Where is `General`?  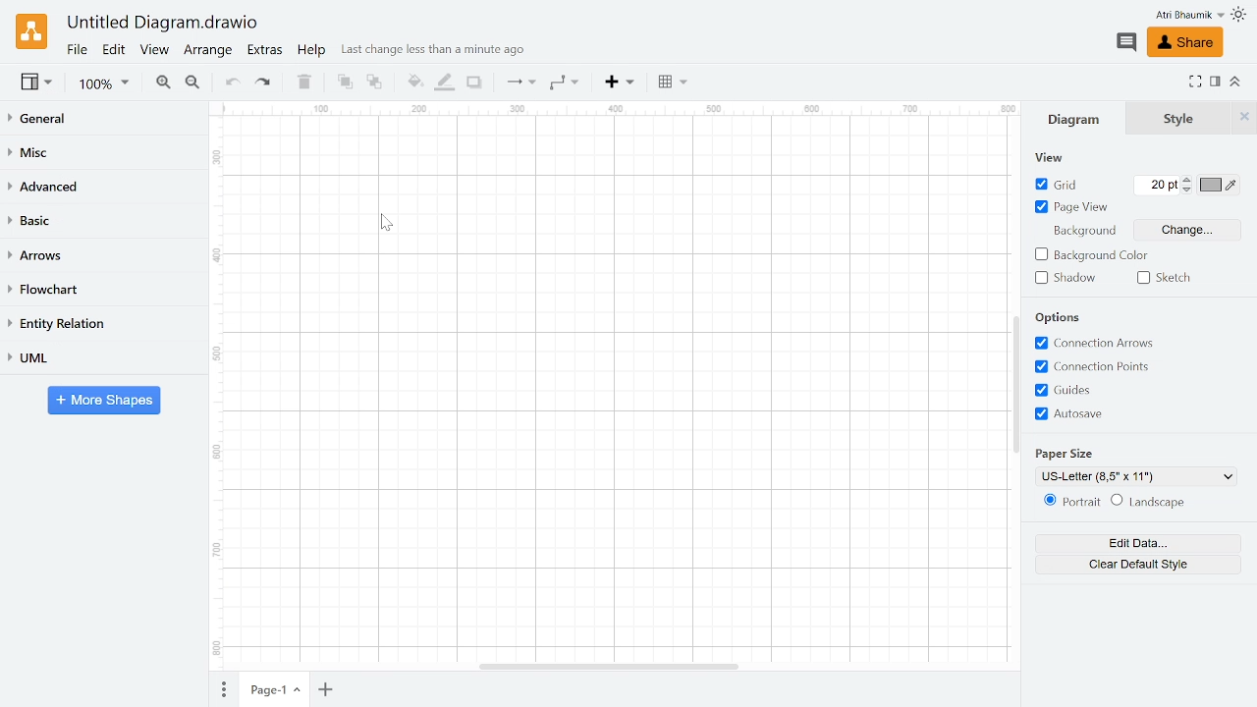
General is located at coordinates (100, 118).